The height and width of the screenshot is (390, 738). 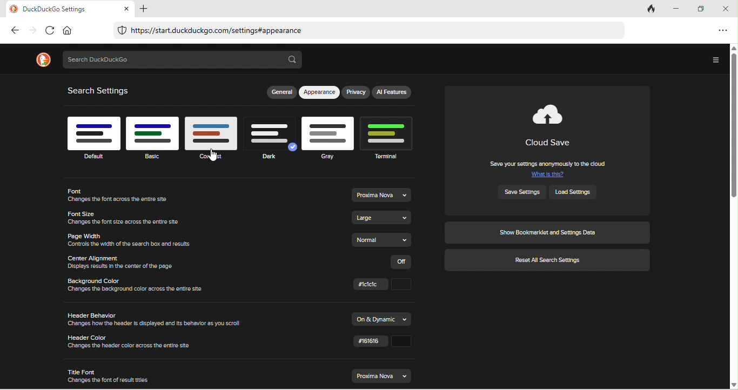 I want to click on title font, so click(x=109, y=375).